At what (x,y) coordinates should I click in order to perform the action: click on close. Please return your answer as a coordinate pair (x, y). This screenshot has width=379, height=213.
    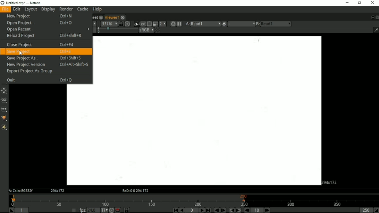
    Looking at the image, I should click on (101, 18).